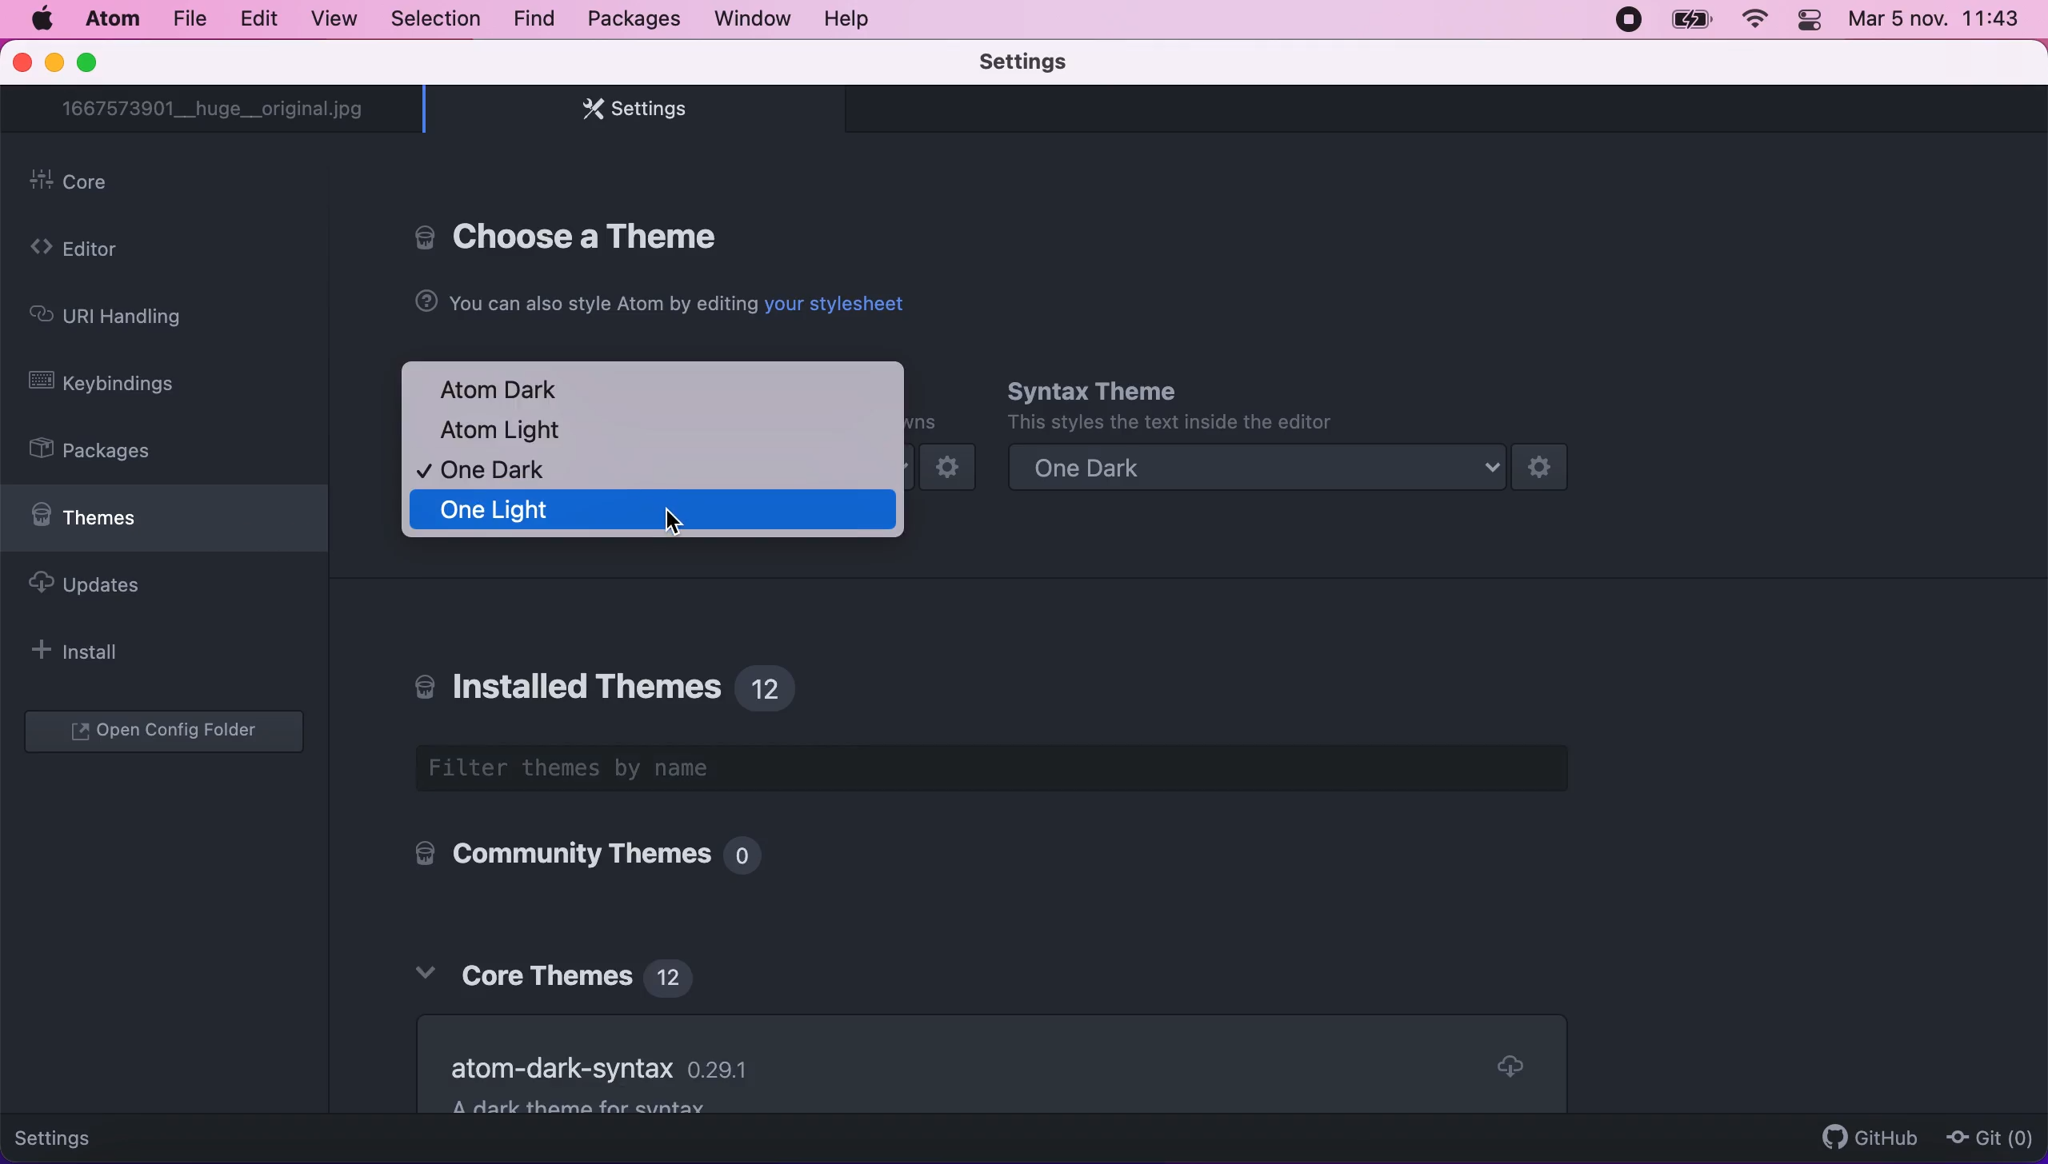 Image resolution: width=2048 pixels, height=1164 pixels. What do you see at coordinates (1862, 1130) in the screenshot?
I see `github` at bounding box center [1862, 1130].